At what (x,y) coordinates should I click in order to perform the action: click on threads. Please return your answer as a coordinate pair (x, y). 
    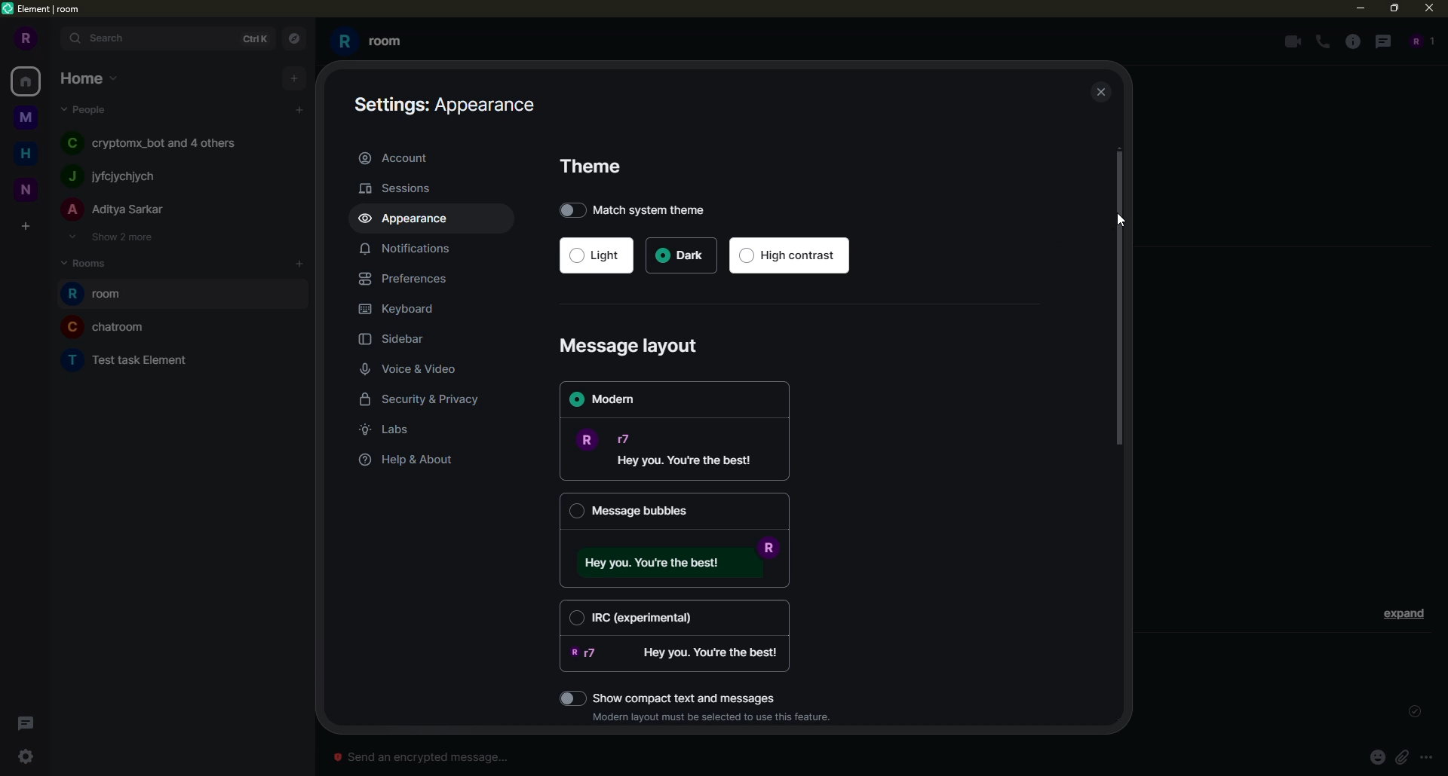
    Looking at the image, I should click on (23, 723).